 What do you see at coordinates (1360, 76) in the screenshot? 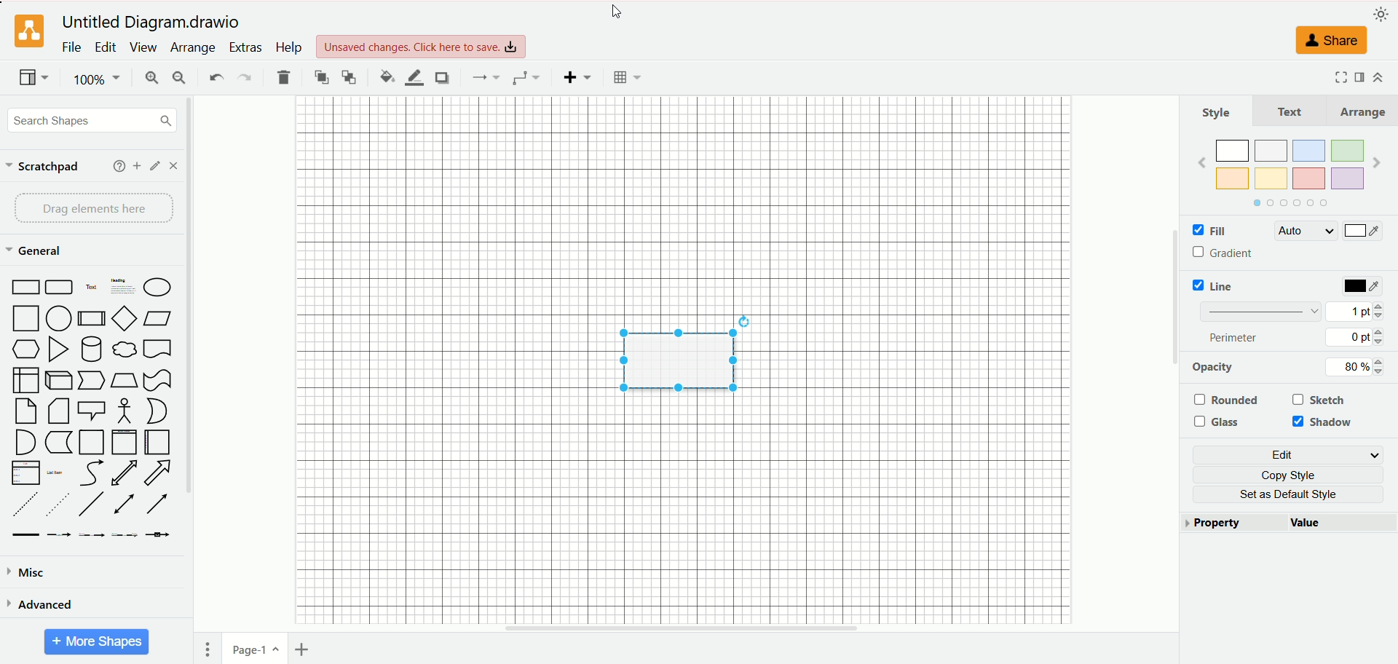
I see `format` at bounding box center [1360, 76].